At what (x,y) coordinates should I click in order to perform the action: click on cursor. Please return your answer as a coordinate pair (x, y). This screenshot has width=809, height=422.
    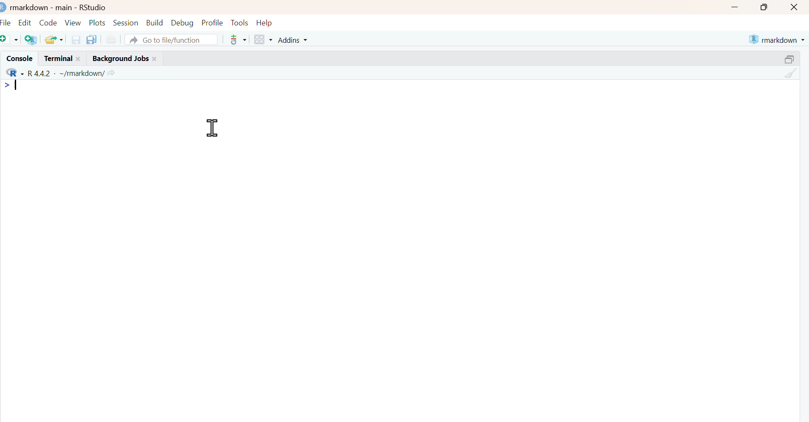
    Looking at the image, I should click on (213, 129).